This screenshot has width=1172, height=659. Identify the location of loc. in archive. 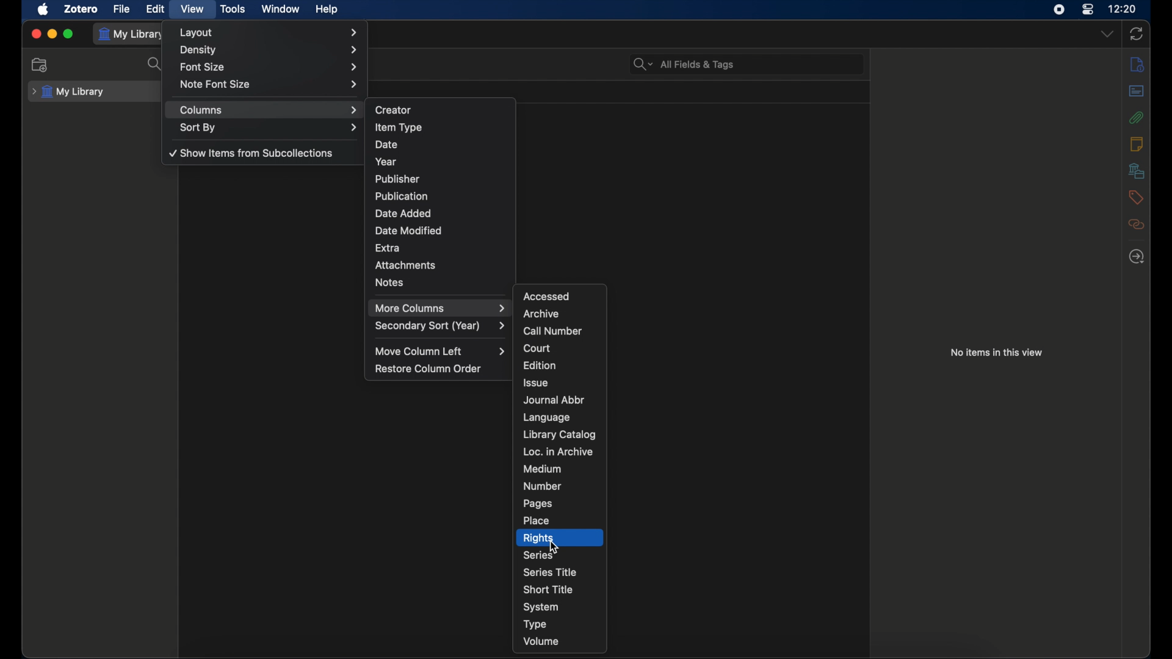
(559, 452).